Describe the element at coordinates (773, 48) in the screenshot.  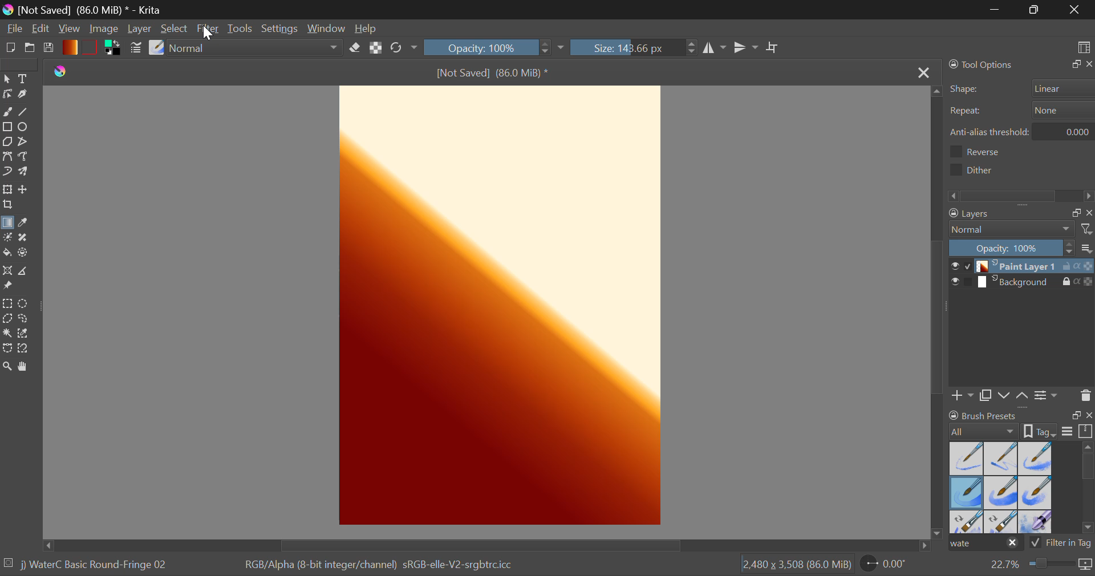
I see `Crop` at that location.